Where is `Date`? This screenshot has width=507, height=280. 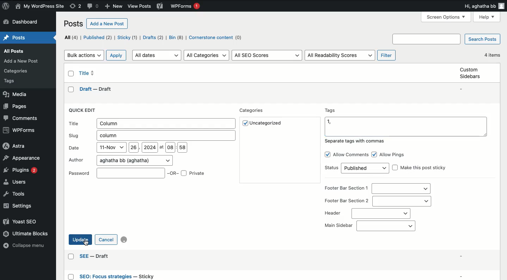
Date is located at coordinates (80, 148).